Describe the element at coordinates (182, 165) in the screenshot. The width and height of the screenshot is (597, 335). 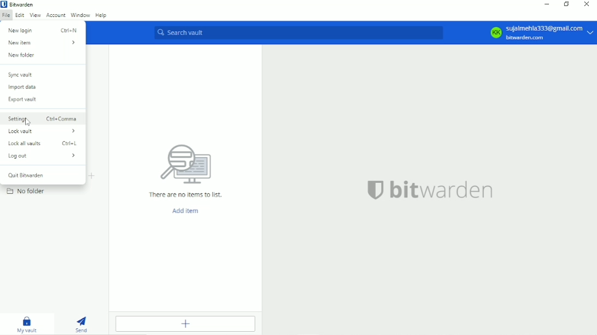
I see `computer icon` at that location.